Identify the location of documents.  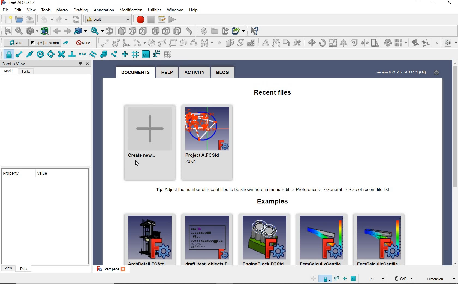
(137, 71).